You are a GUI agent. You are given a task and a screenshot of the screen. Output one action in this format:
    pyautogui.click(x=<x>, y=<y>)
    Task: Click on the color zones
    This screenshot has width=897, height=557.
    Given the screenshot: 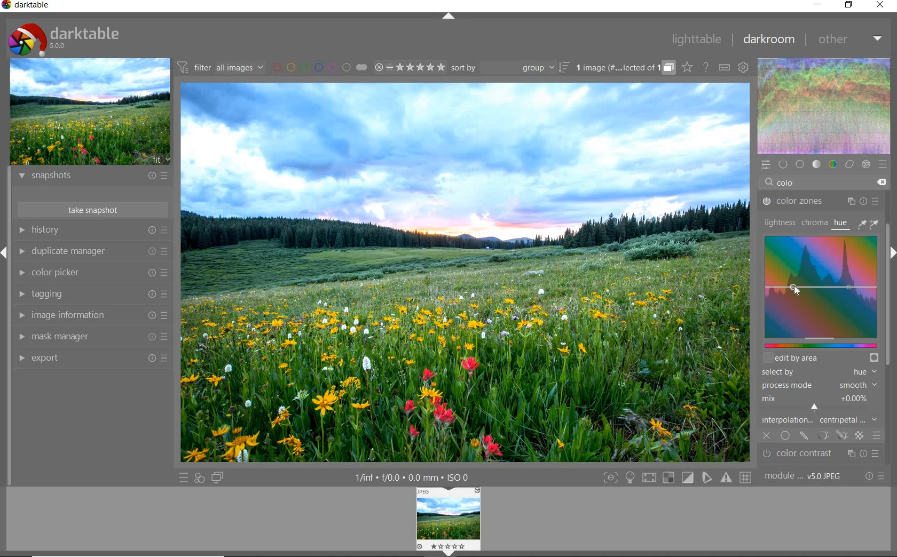 What is the action you would take?
    pyautogui.click(x=821, y=203)
    